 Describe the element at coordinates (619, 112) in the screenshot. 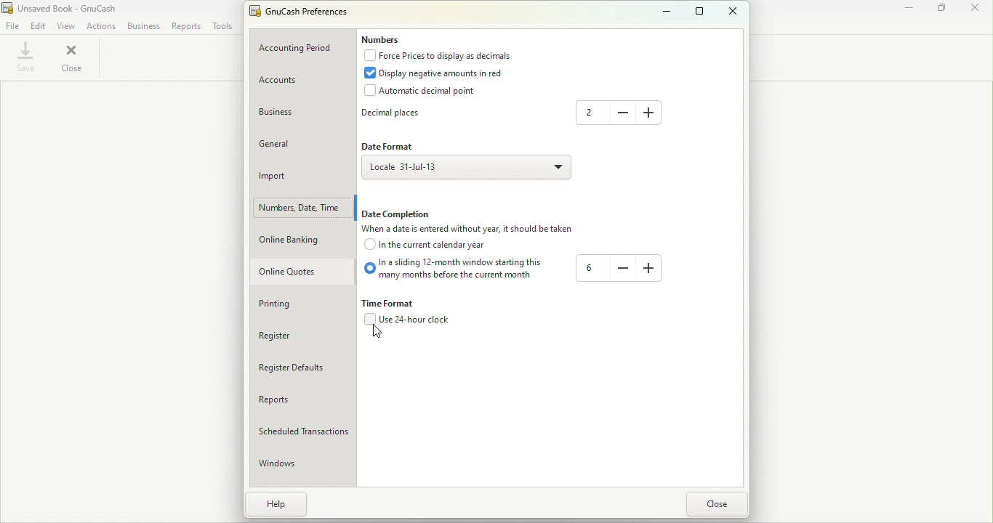

I see `-` at that location.